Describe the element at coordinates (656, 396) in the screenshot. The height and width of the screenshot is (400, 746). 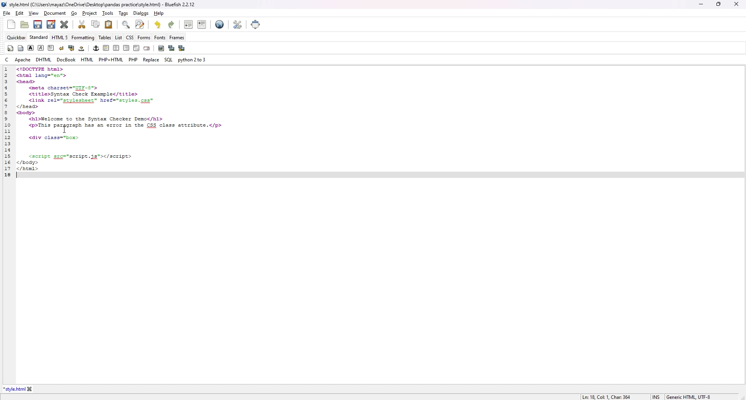
I see `cursor type` at that location.